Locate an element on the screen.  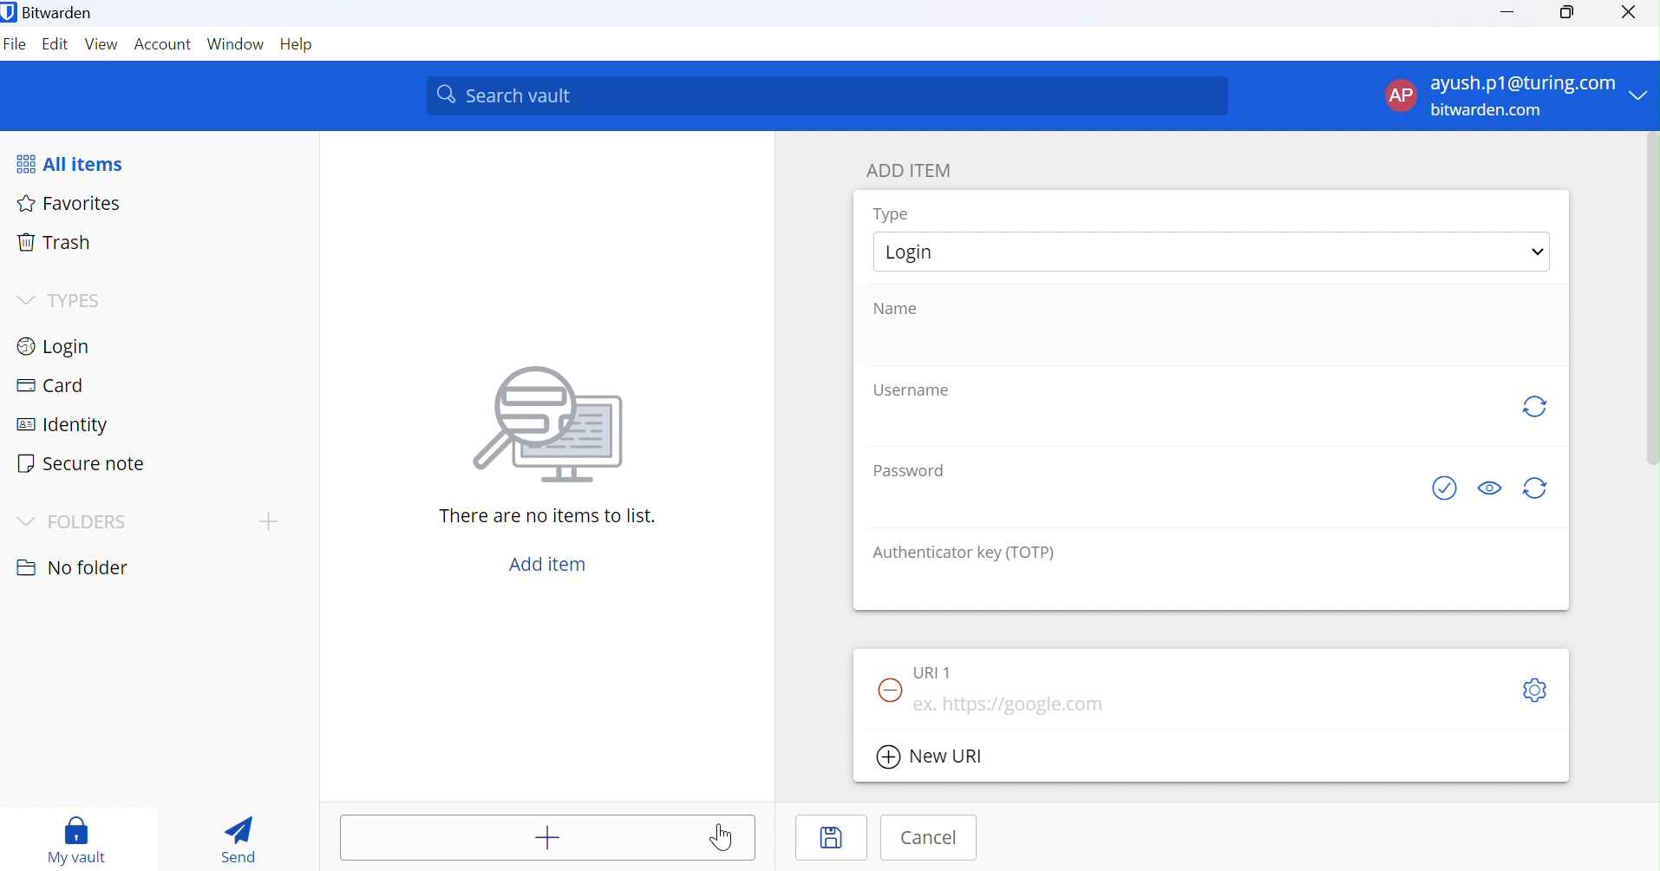
Save is located at coordinates (832, 837).